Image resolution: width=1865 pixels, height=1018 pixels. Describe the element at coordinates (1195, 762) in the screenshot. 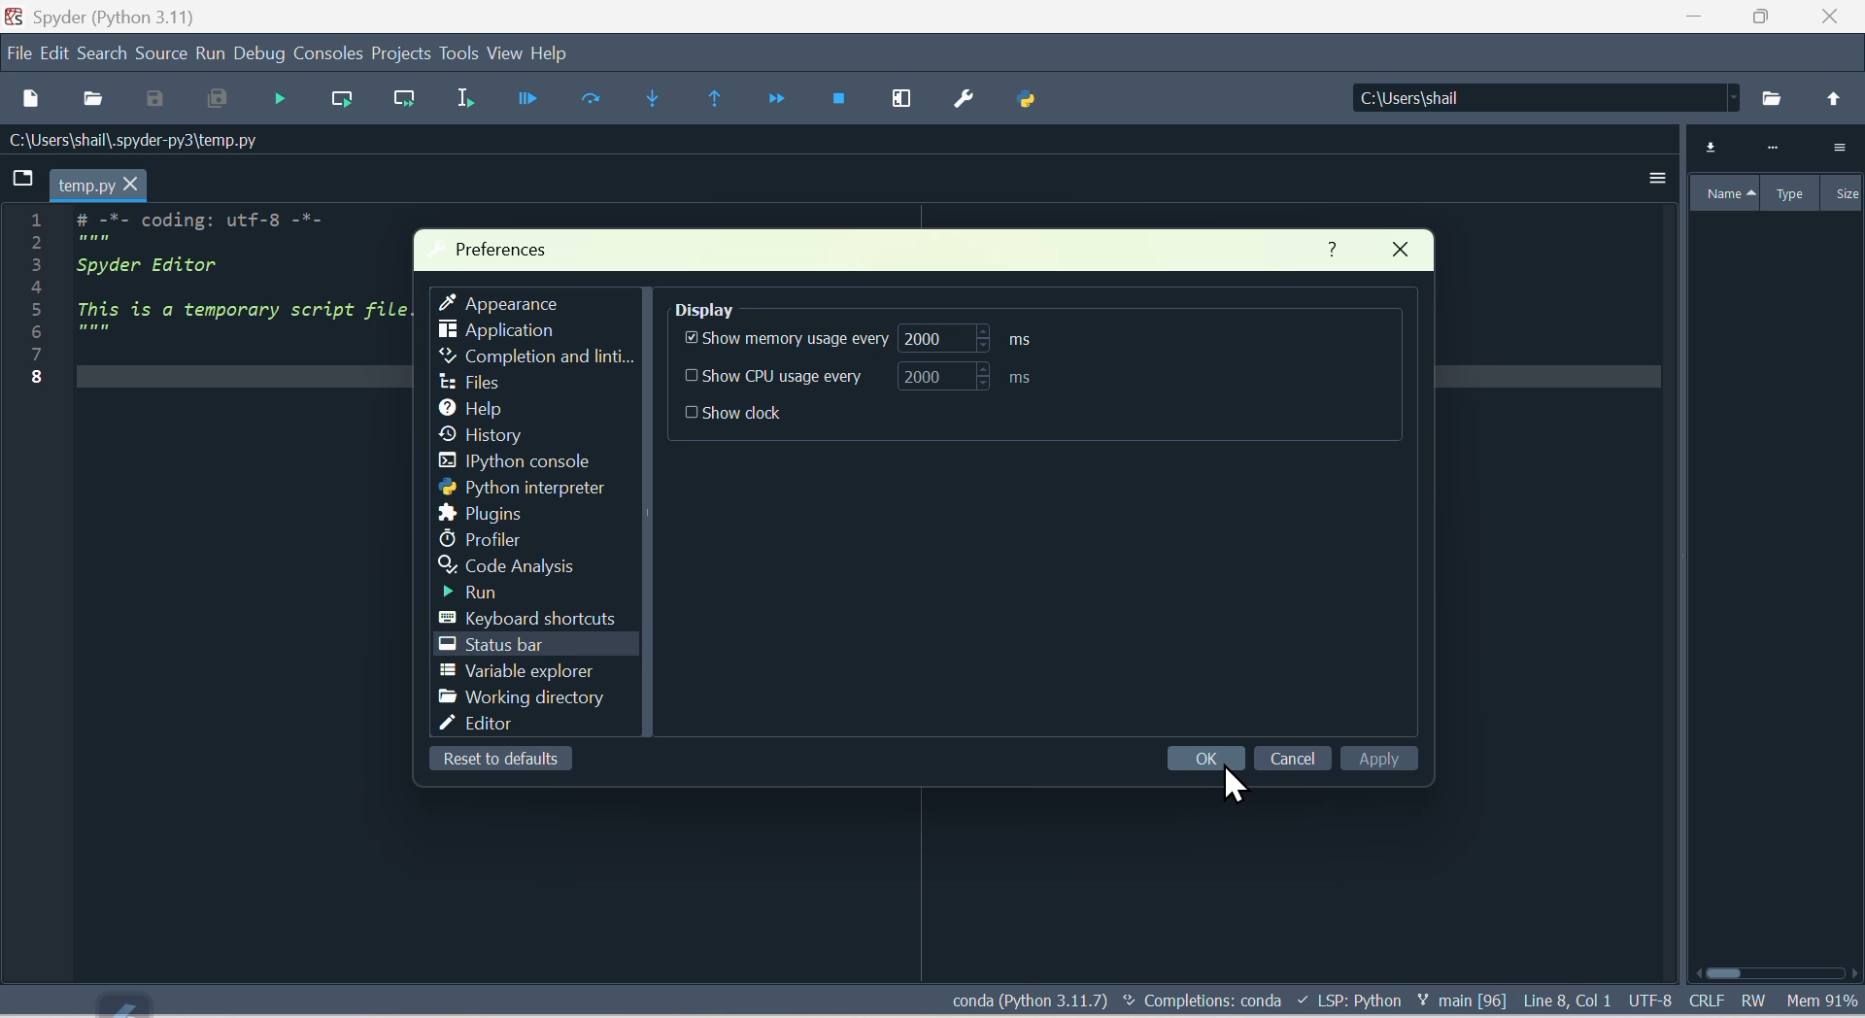

I see `OK` at that location.